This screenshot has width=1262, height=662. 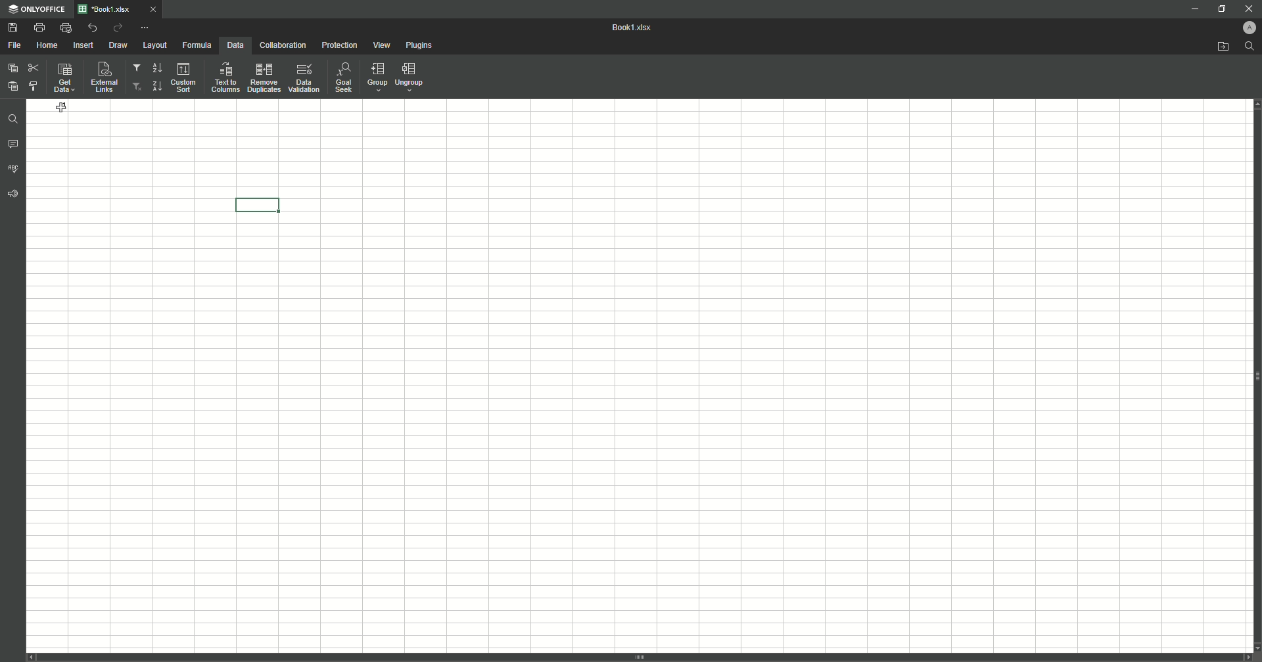 What do you see at coordinates (91, 28) in the screenshot?
I see `Undo` at bounding box center [91, 28].